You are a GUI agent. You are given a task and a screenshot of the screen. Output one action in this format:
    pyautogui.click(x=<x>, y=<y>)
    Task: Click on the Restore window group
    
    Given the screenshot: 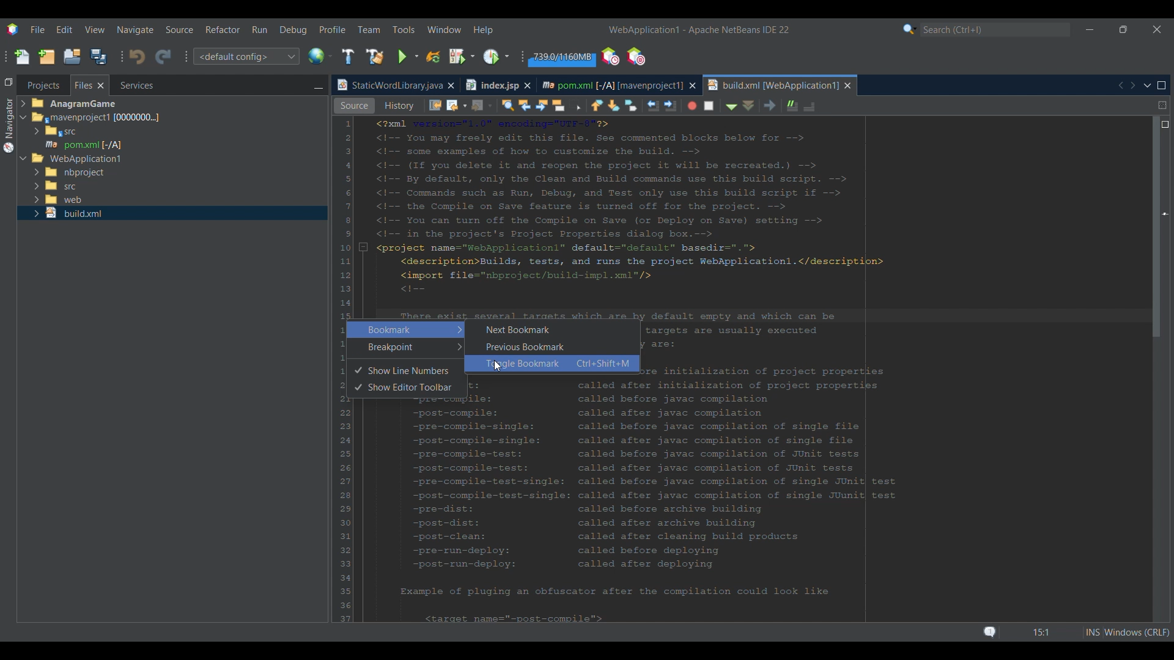 What is the action you would take?
    pyautogui.click(x=9, y=81)
    